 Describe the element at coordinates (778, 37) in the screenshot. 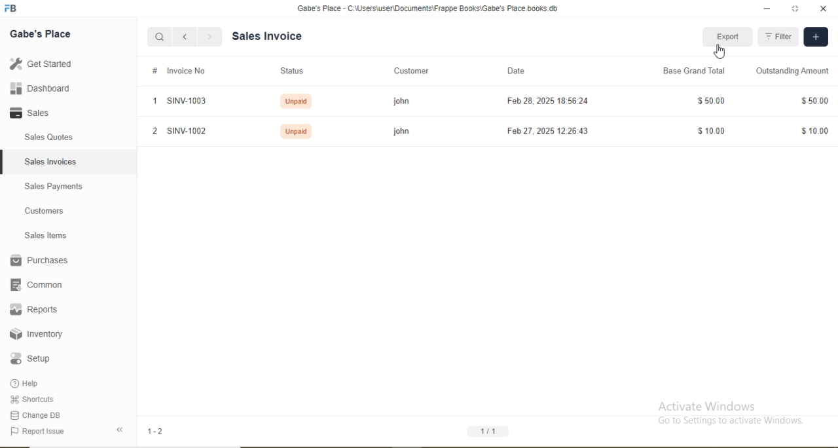

I see `= Filter` at that location.